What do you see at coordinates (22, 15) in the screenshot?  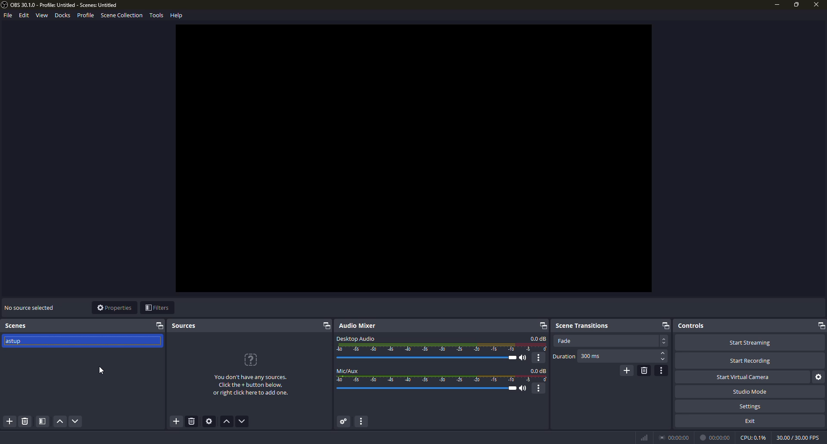 I see `edit` at bounding box center [22, 15].